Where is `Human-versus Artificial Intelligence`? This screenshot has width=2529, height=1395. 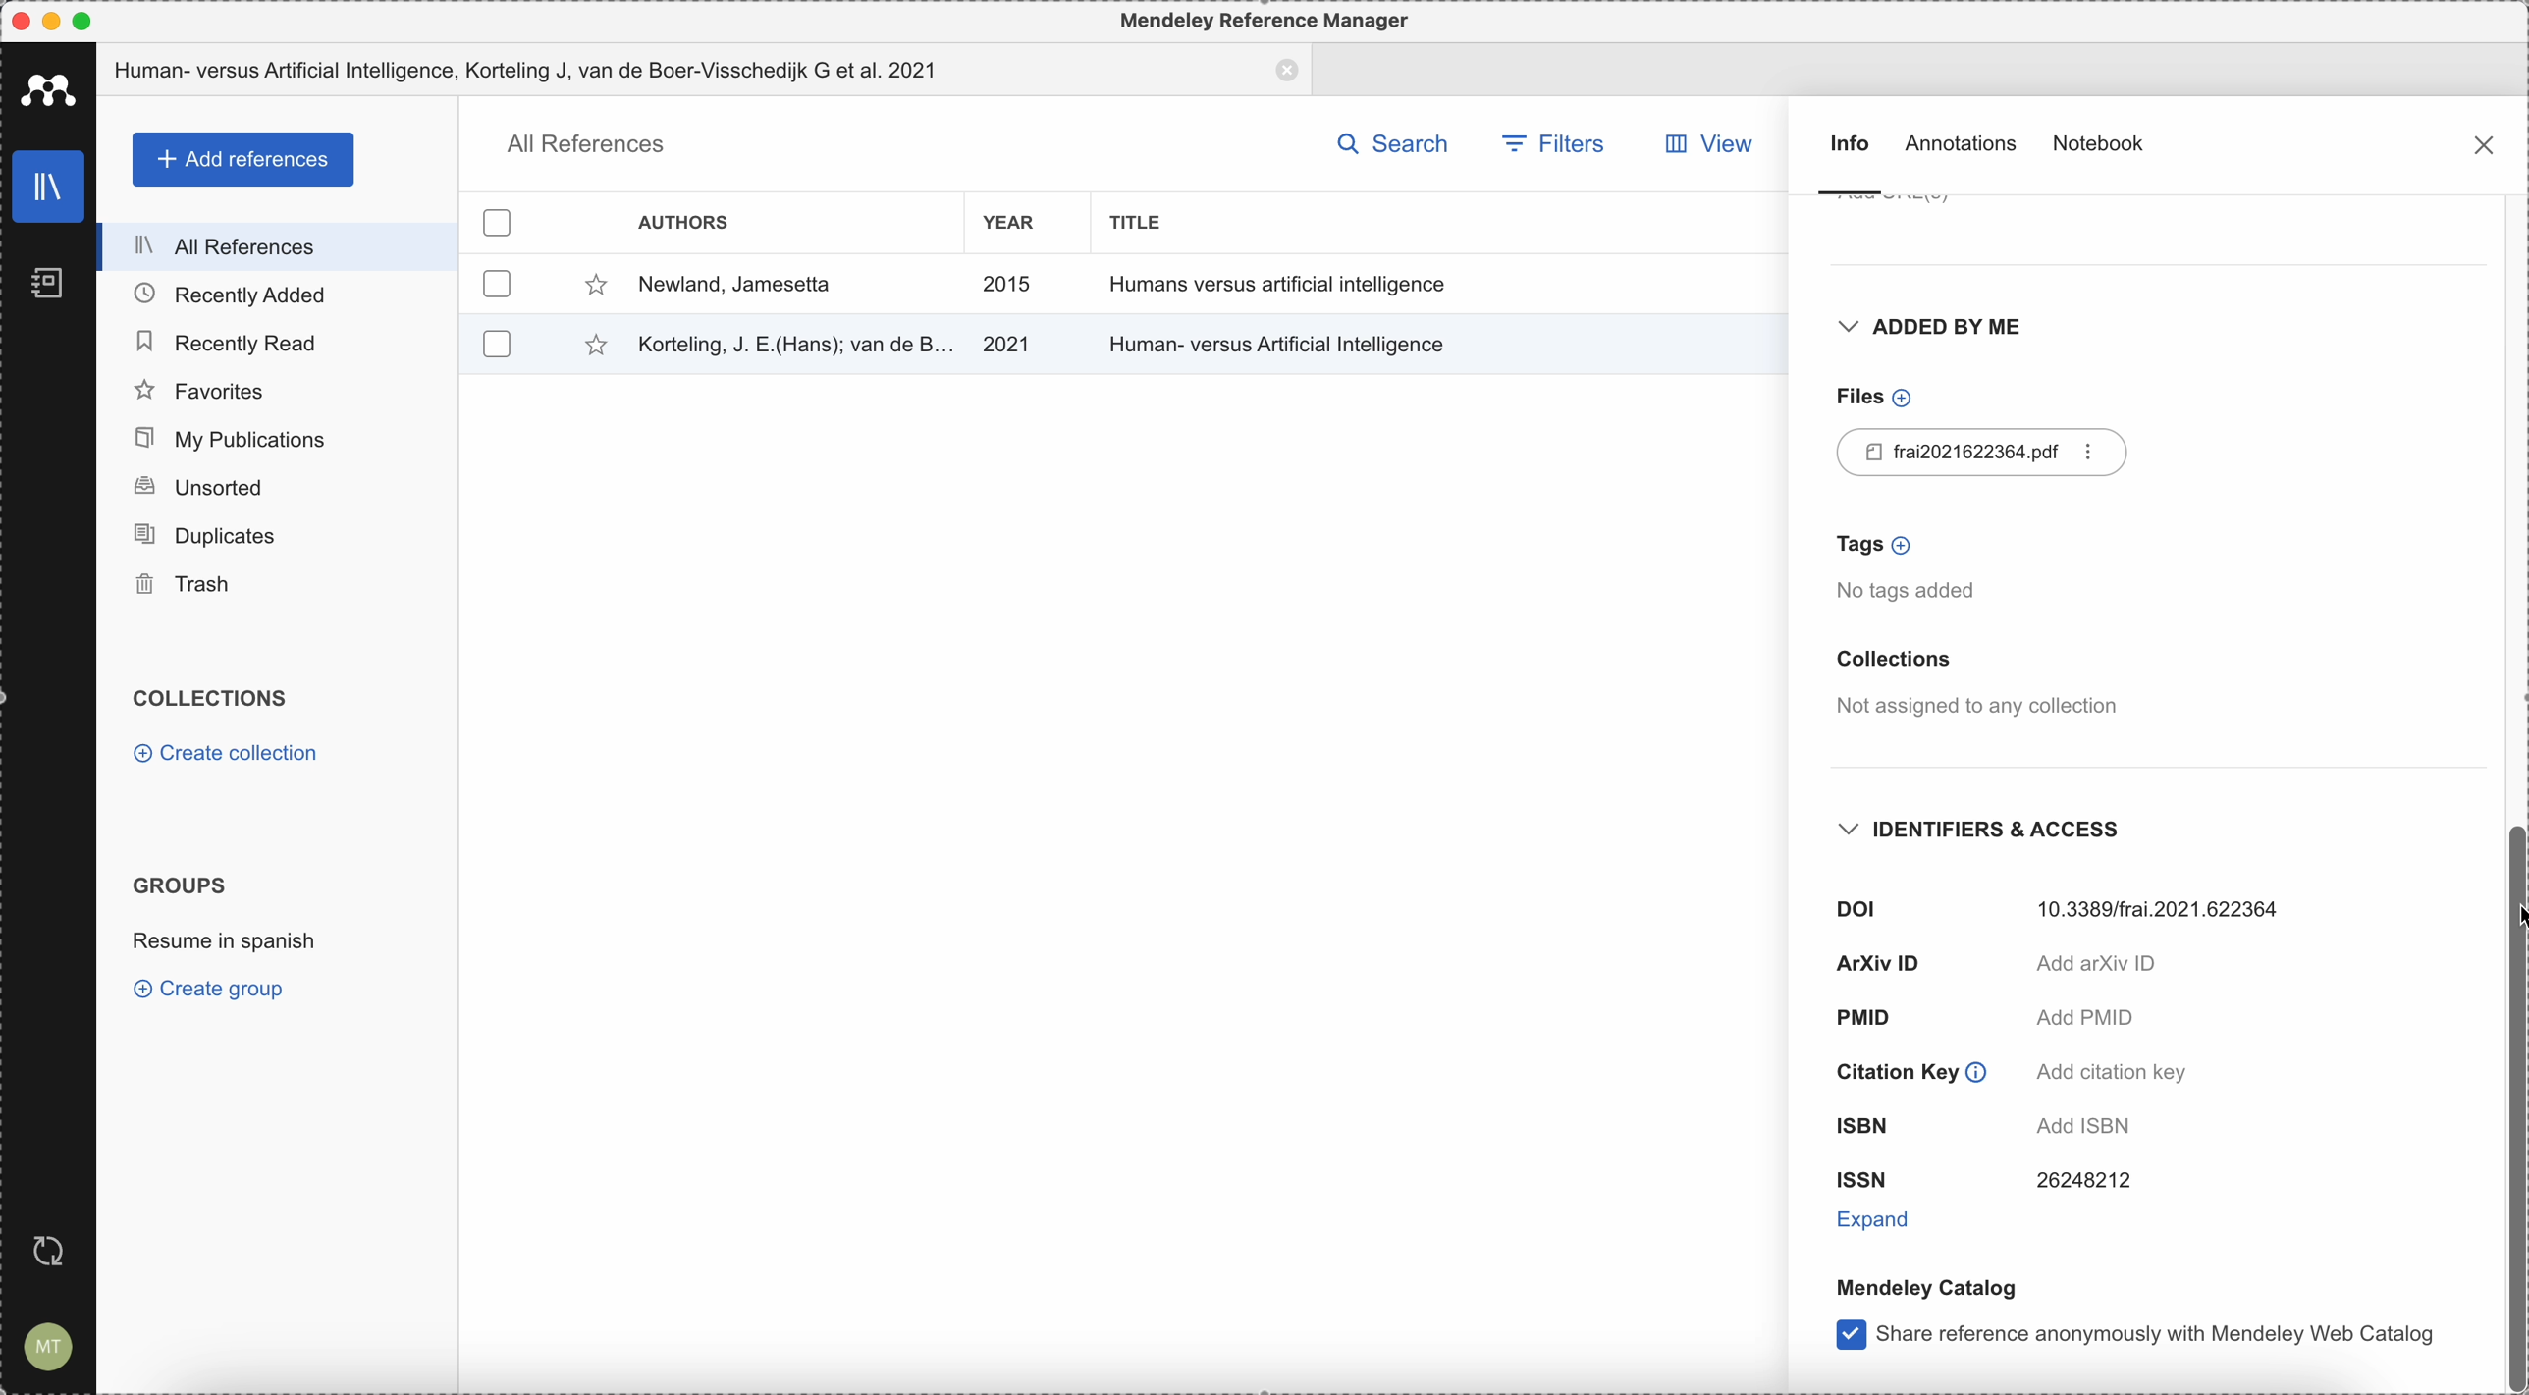 Human-versus Artificial Intelligence is located at coordinates (1283, 341).